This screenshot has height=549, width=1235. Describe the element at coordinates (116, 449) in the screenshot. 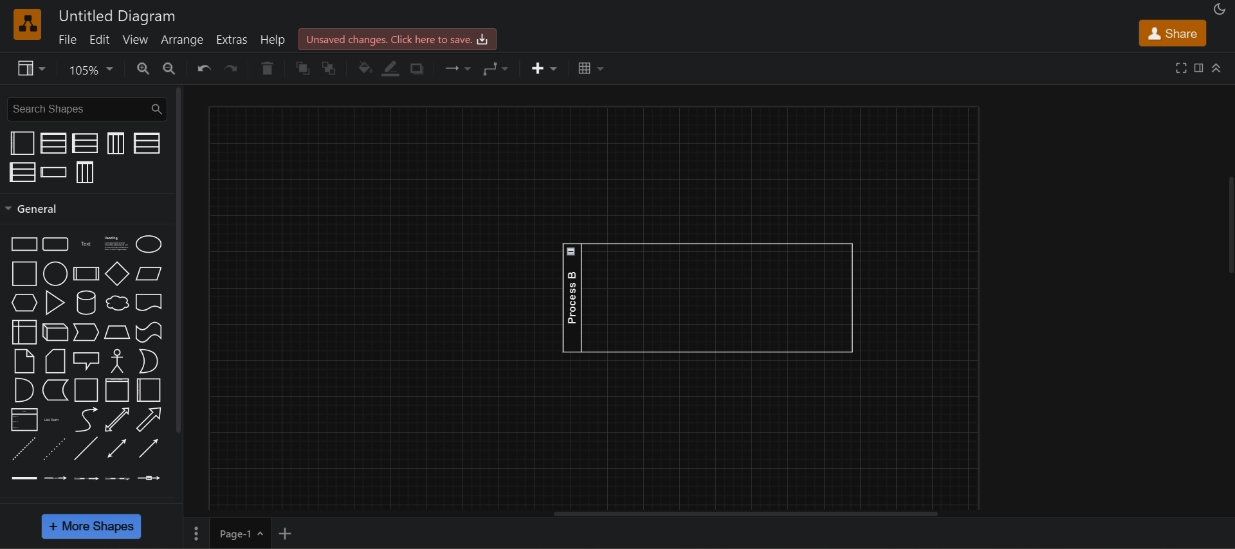

I see `bidirectional connector` at that location.